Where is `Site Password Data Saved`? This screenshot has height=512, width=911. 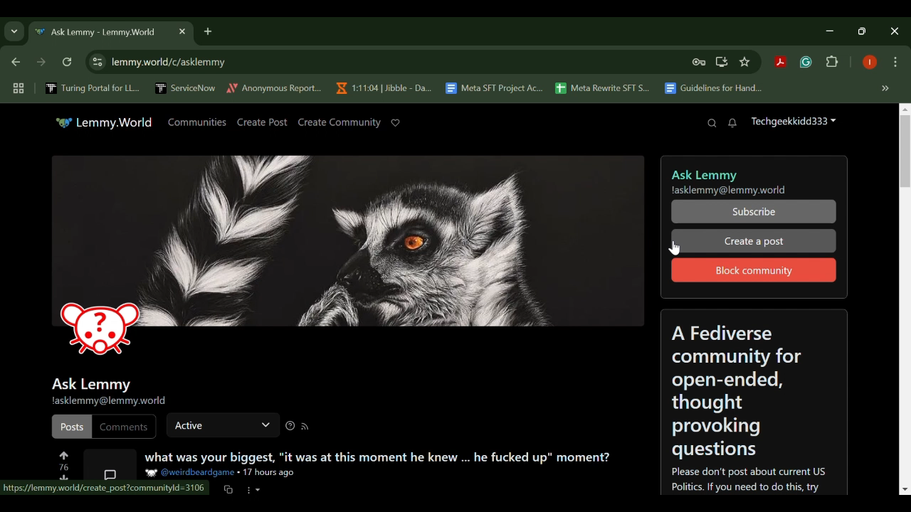
Site Password Data Saved is located at coordinates (699, 63).